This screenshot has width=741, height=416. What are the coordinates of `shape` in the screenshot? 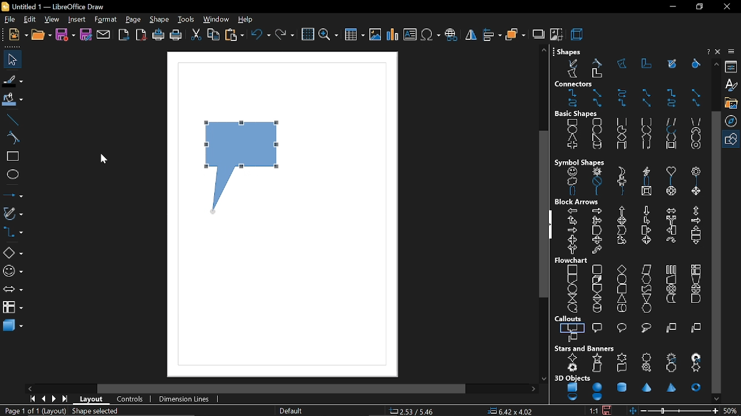 It's located at (160, 20).